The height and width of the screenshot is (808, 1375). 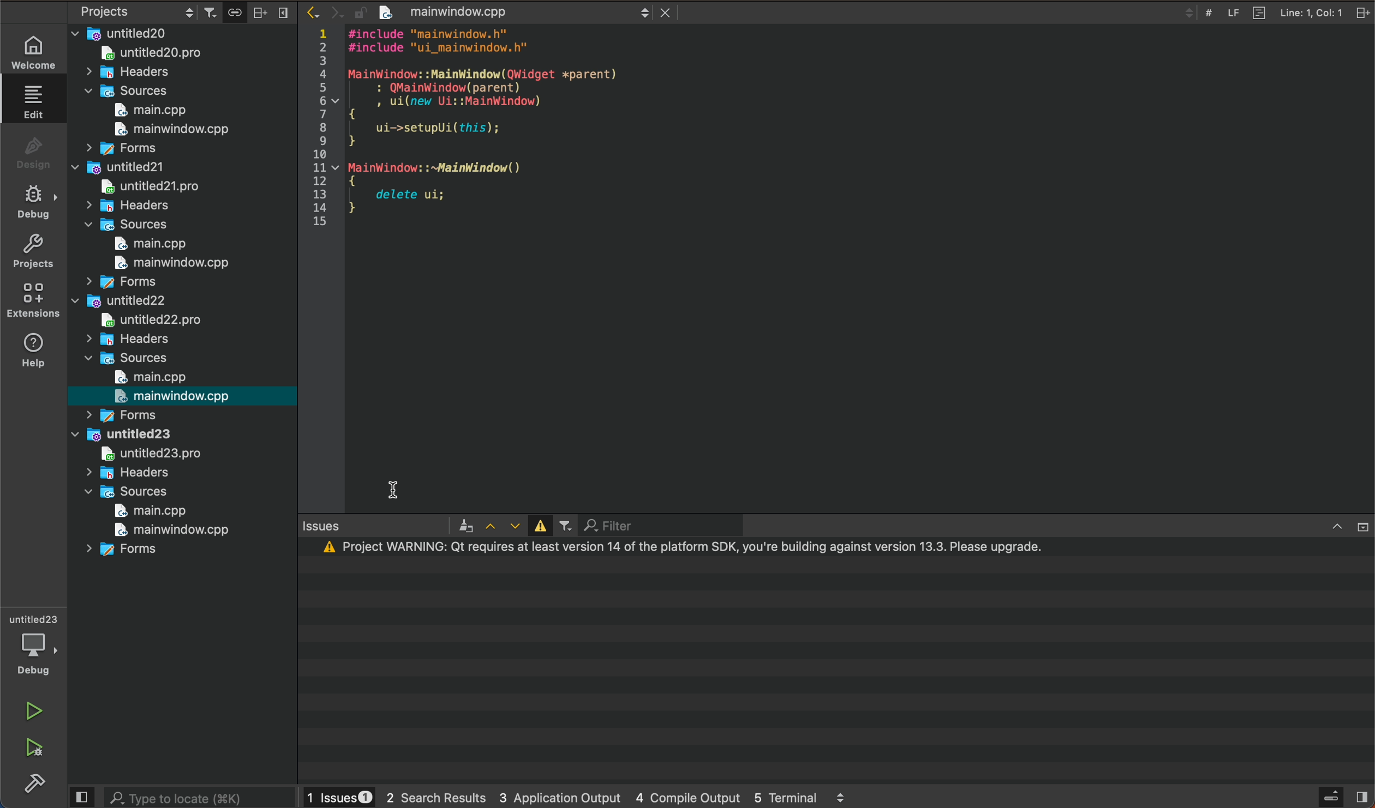 I want to click on terminal, so click(x=835, y=662).